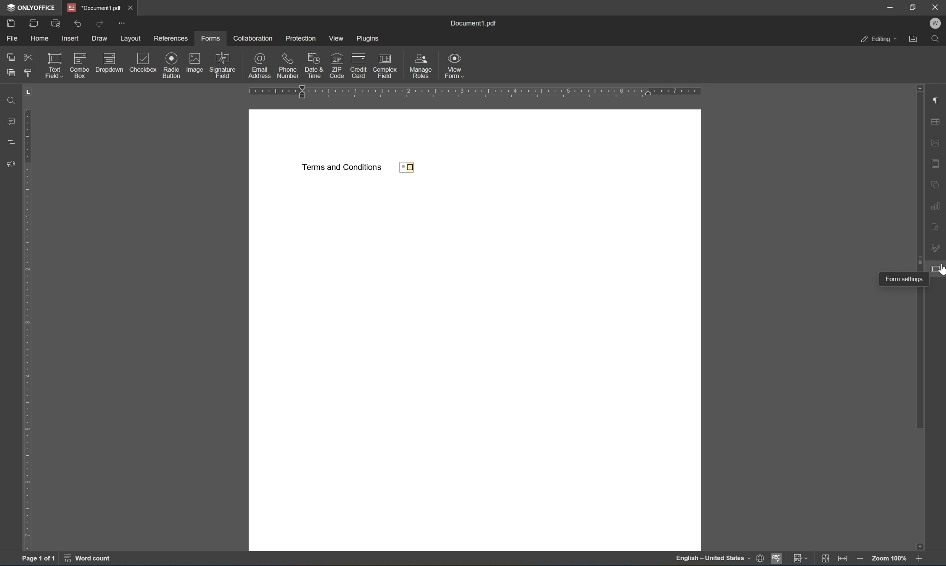 The height and width of the screenshot is (566, 946). What do you see at coordinates (178, 72) in the screenshot?
I see `insert checkbox` at bounding box center [178, 72].